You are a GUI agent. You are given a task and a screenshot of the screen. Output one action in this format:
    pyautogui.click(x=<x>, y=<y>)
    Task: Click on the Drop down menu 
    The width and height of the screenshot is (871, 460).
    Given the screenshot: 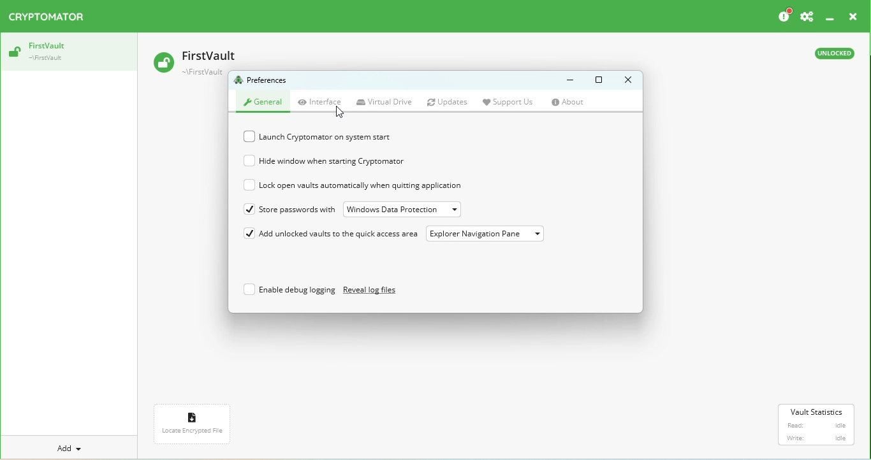 What is the action you would take?
    pyautogui.click(x=407, y=209)
    